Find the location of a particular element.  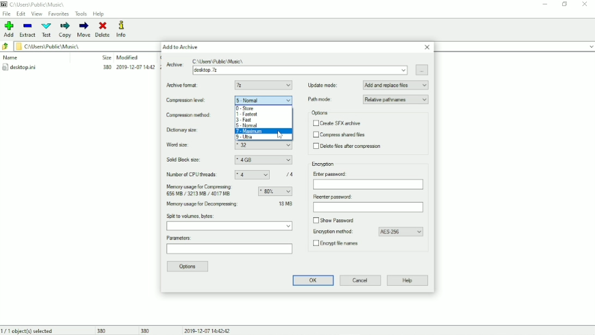

380 is located at coordinates (146, 330).